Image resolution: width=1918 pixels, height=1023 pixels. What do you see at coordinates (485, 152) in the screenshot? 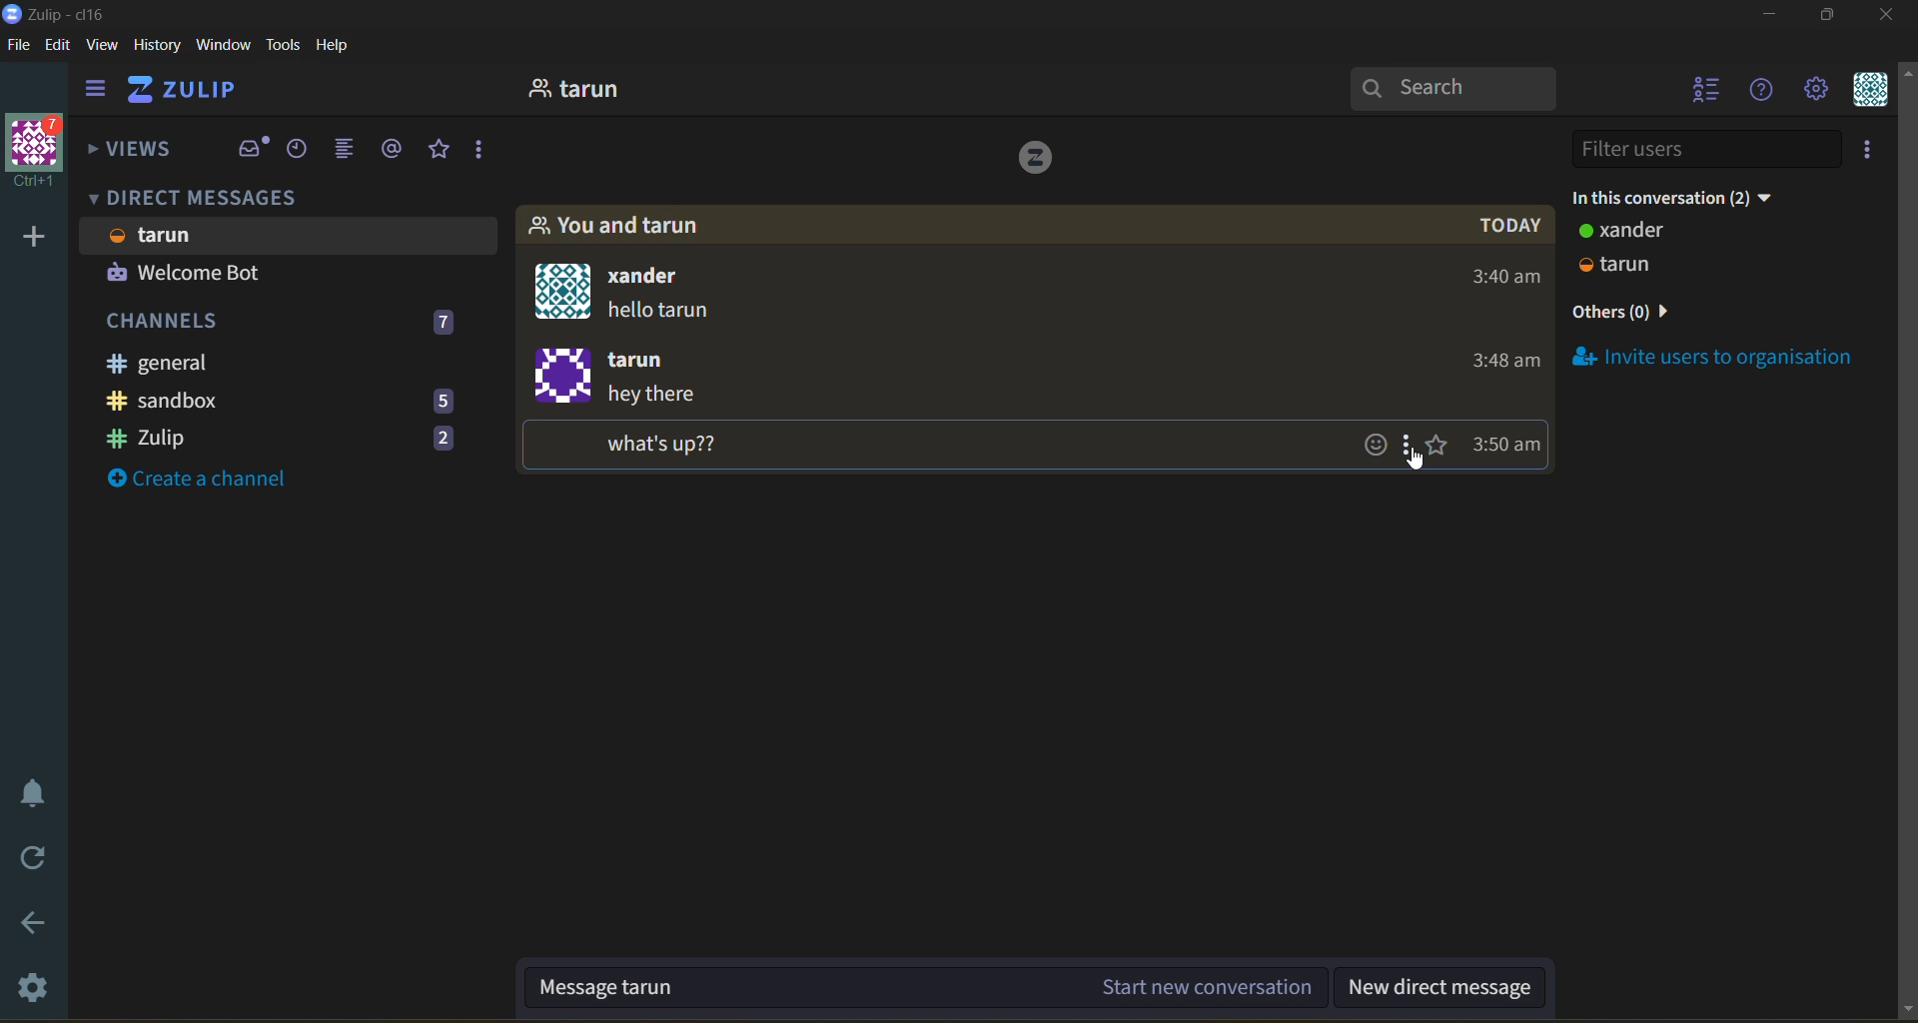
I see `reactions and drafts` at bounding box center [485, 152].